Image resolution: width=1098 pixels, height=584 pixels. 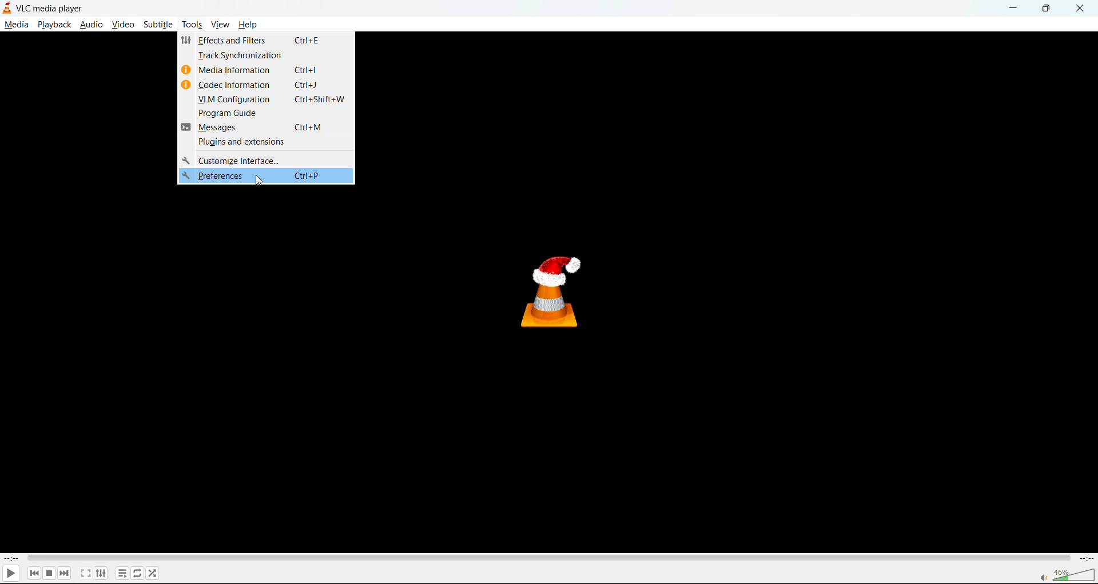 I want to click on customize interface, so click(x=232, y=159).